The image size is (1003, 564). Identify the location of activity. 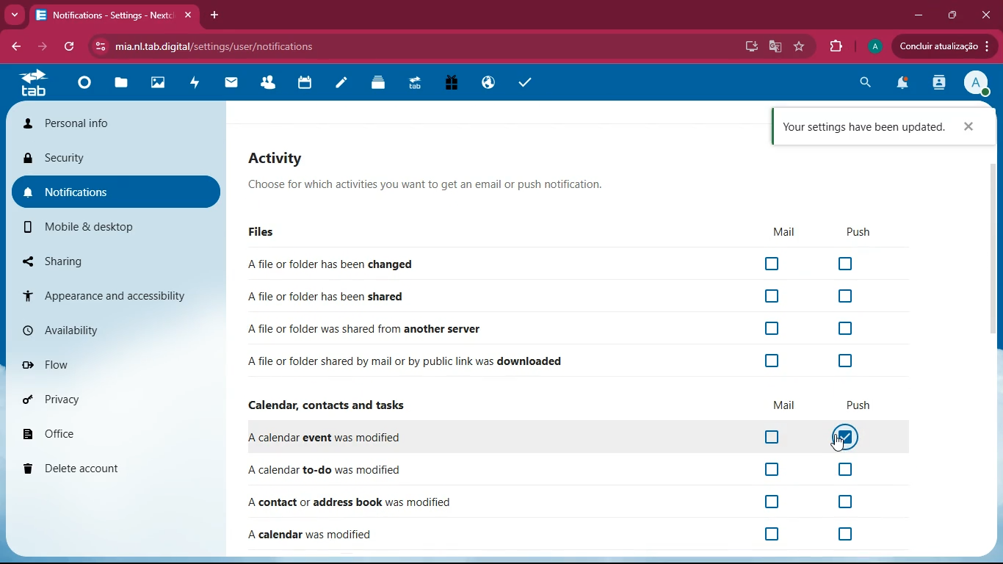
(941, 84).